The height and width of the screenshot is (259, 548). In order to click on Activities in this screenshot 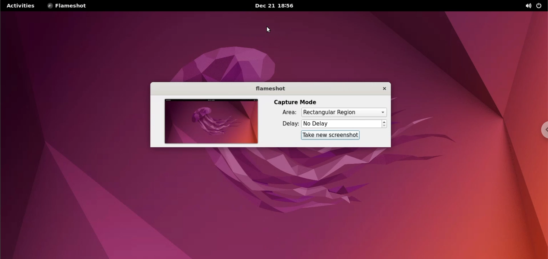, I will do `click(20, 6)`.